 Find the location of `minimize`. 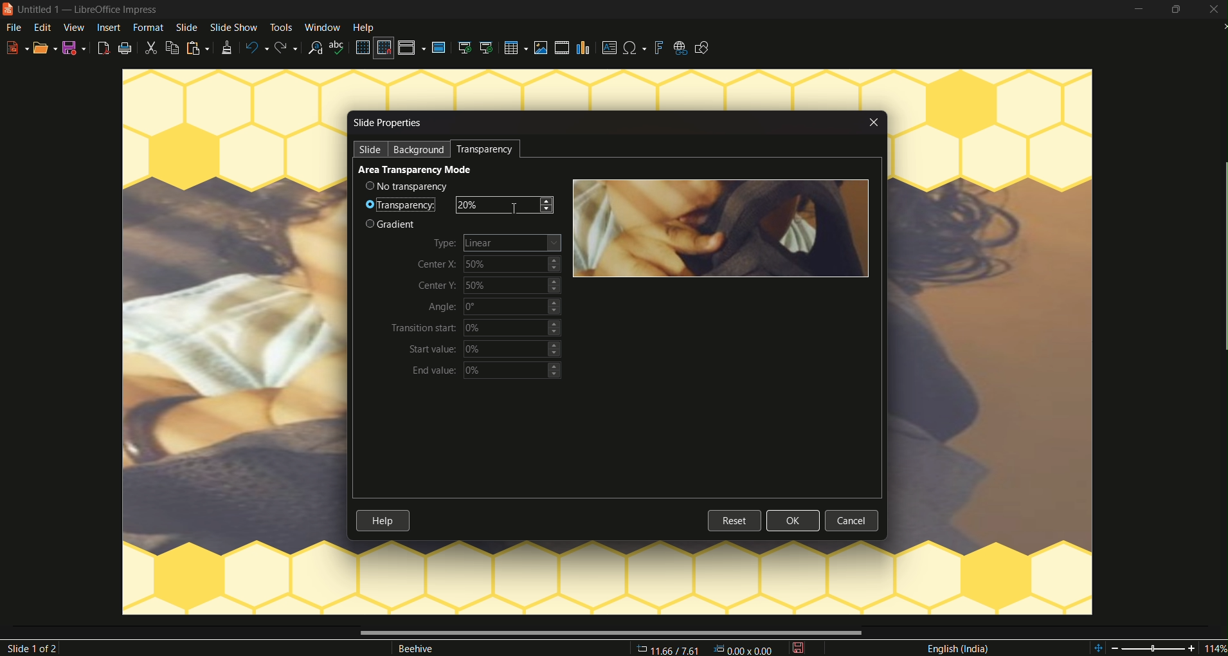

minimize is located at coordinates (1139, 10).